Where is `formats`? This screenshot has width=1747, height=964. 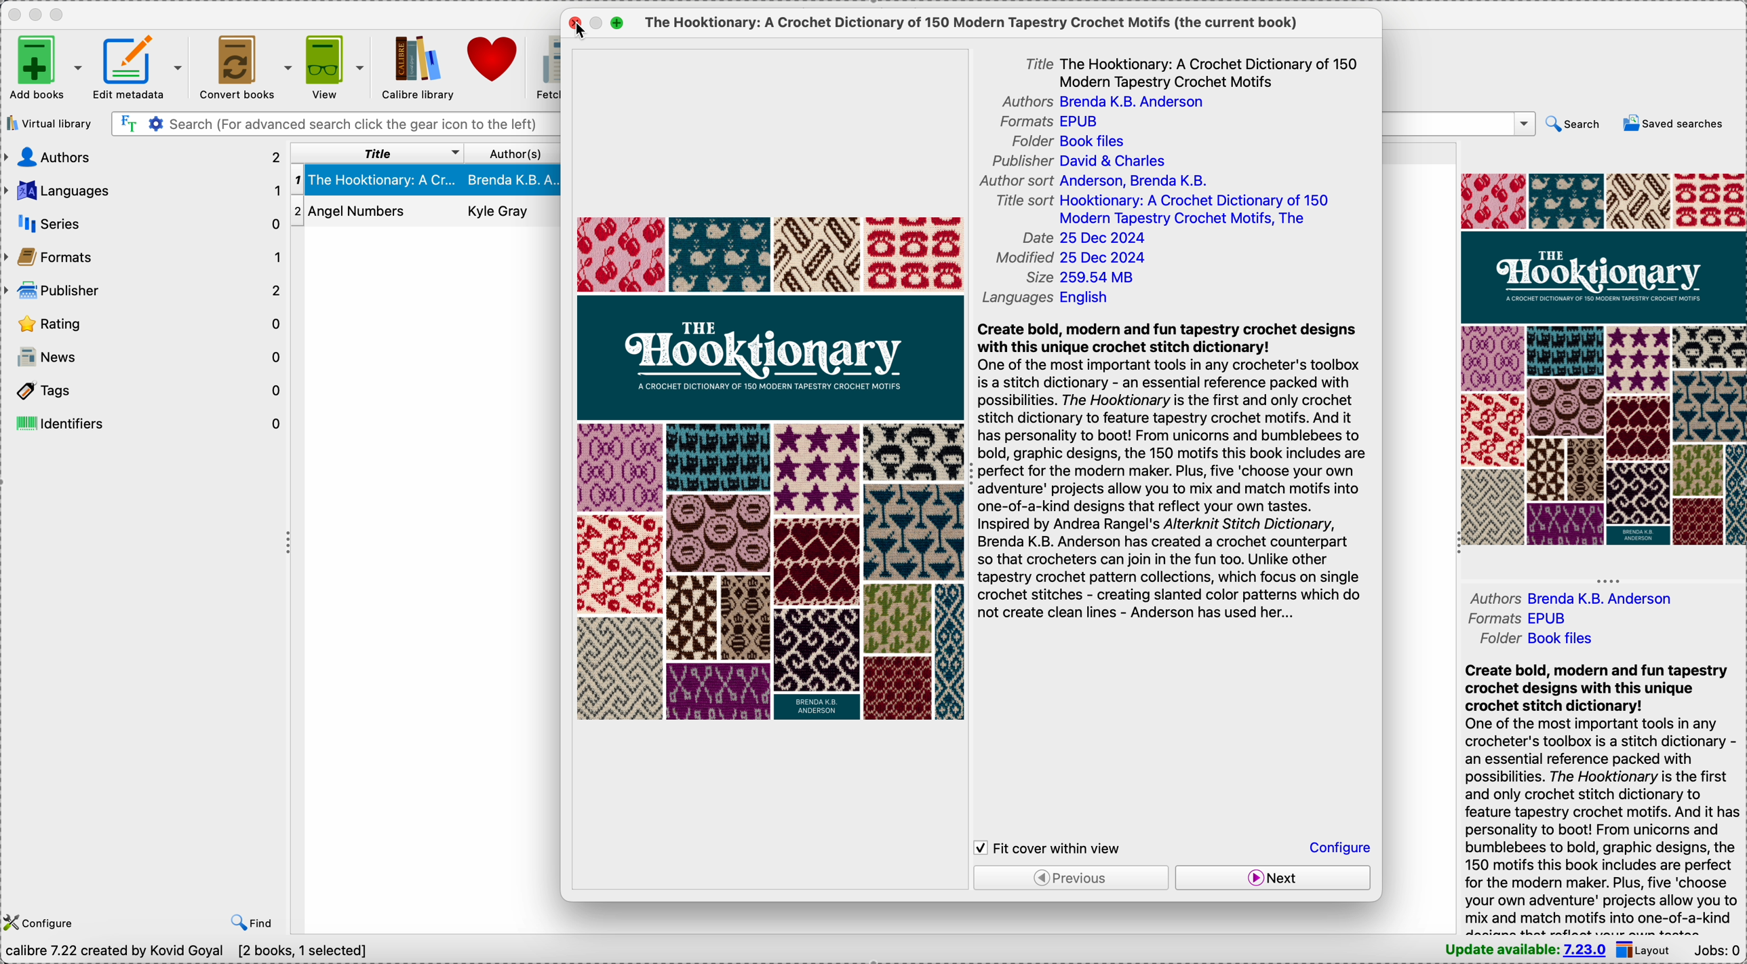 formats is located at coordinates (1514, 619).